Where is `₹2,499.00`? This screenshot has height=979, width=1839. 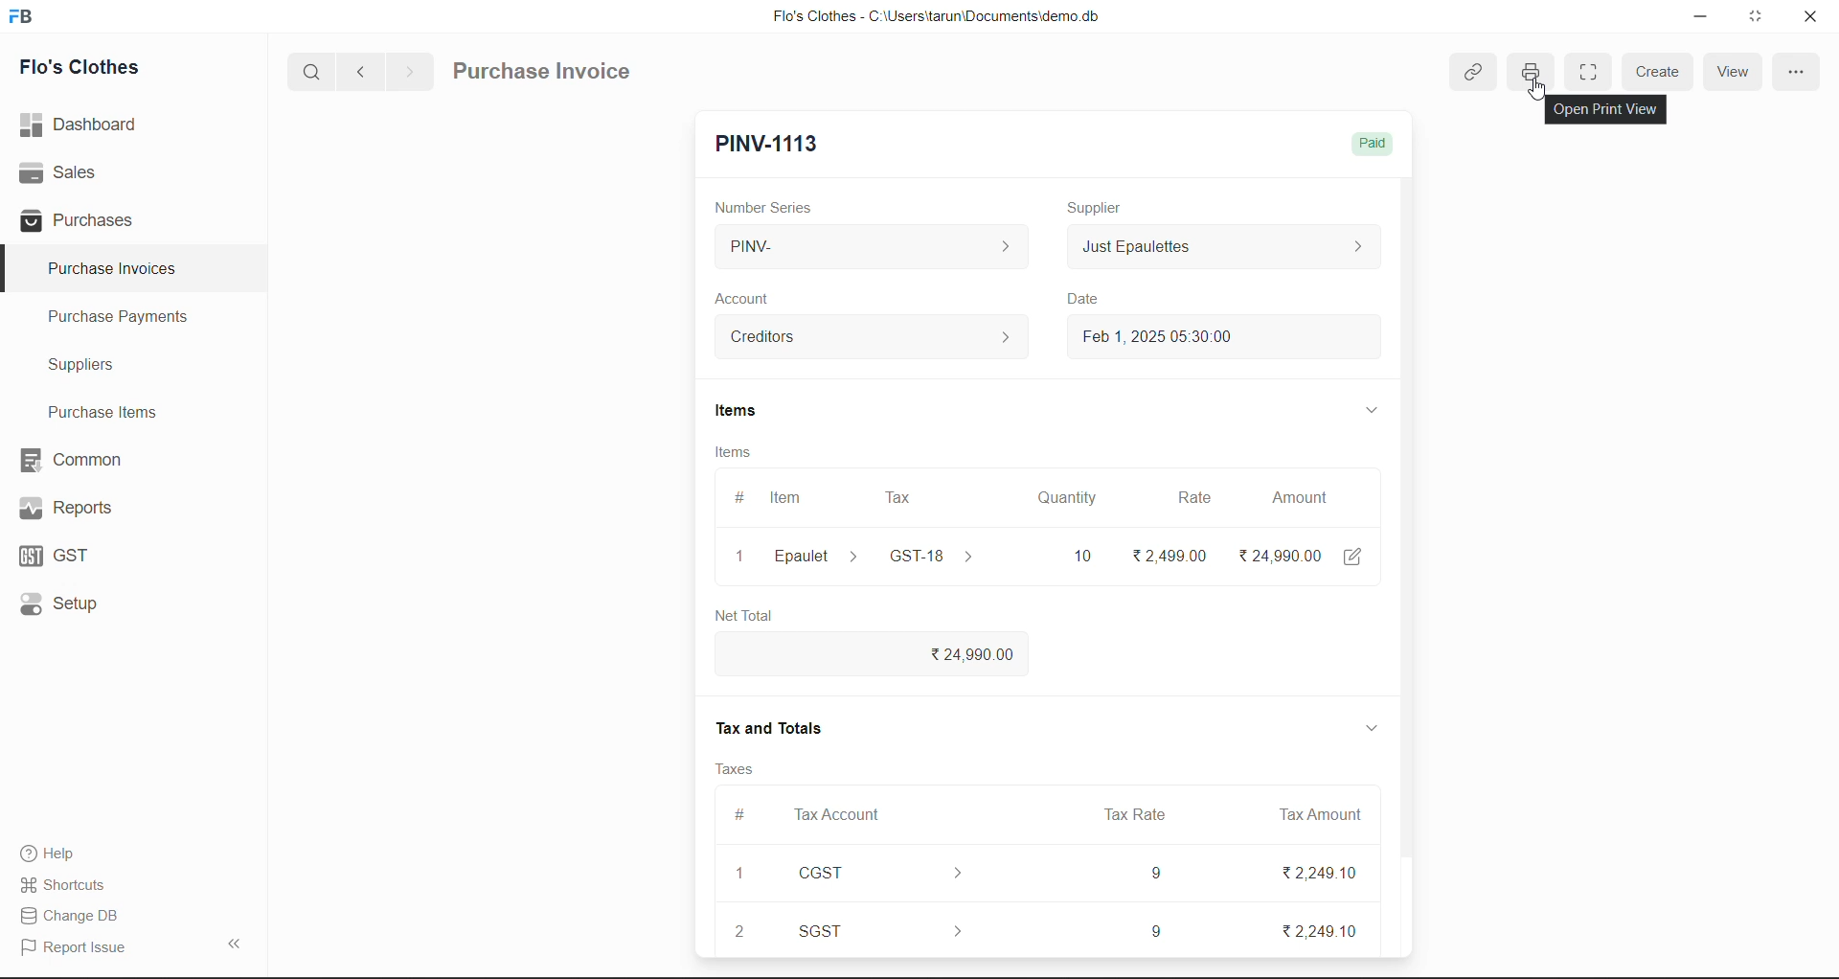 ₹2,499.00 is located at coordinates (1169, 554).